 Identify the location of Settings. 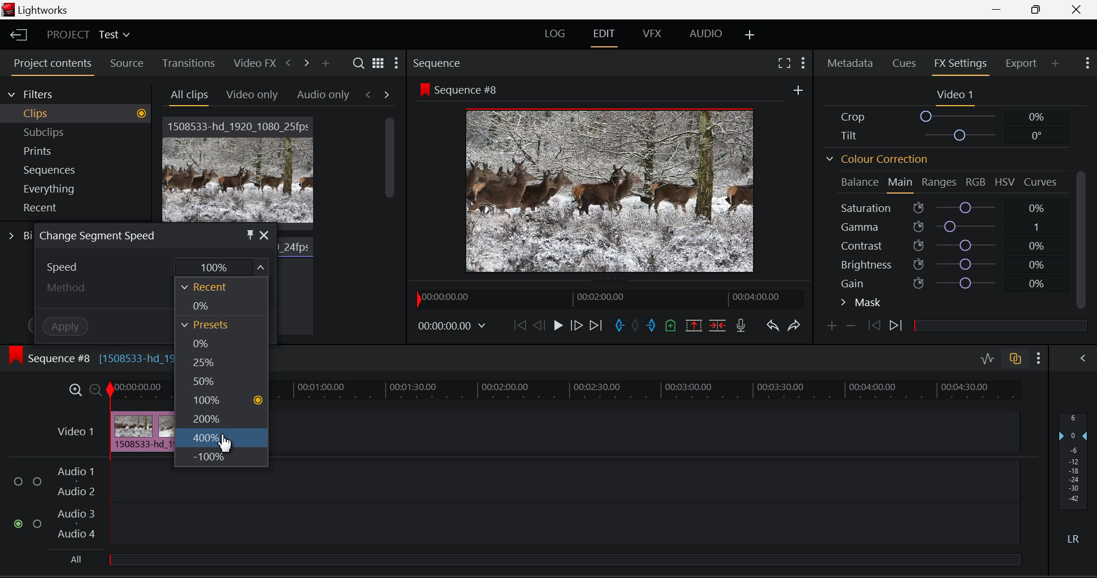
(398, 63).